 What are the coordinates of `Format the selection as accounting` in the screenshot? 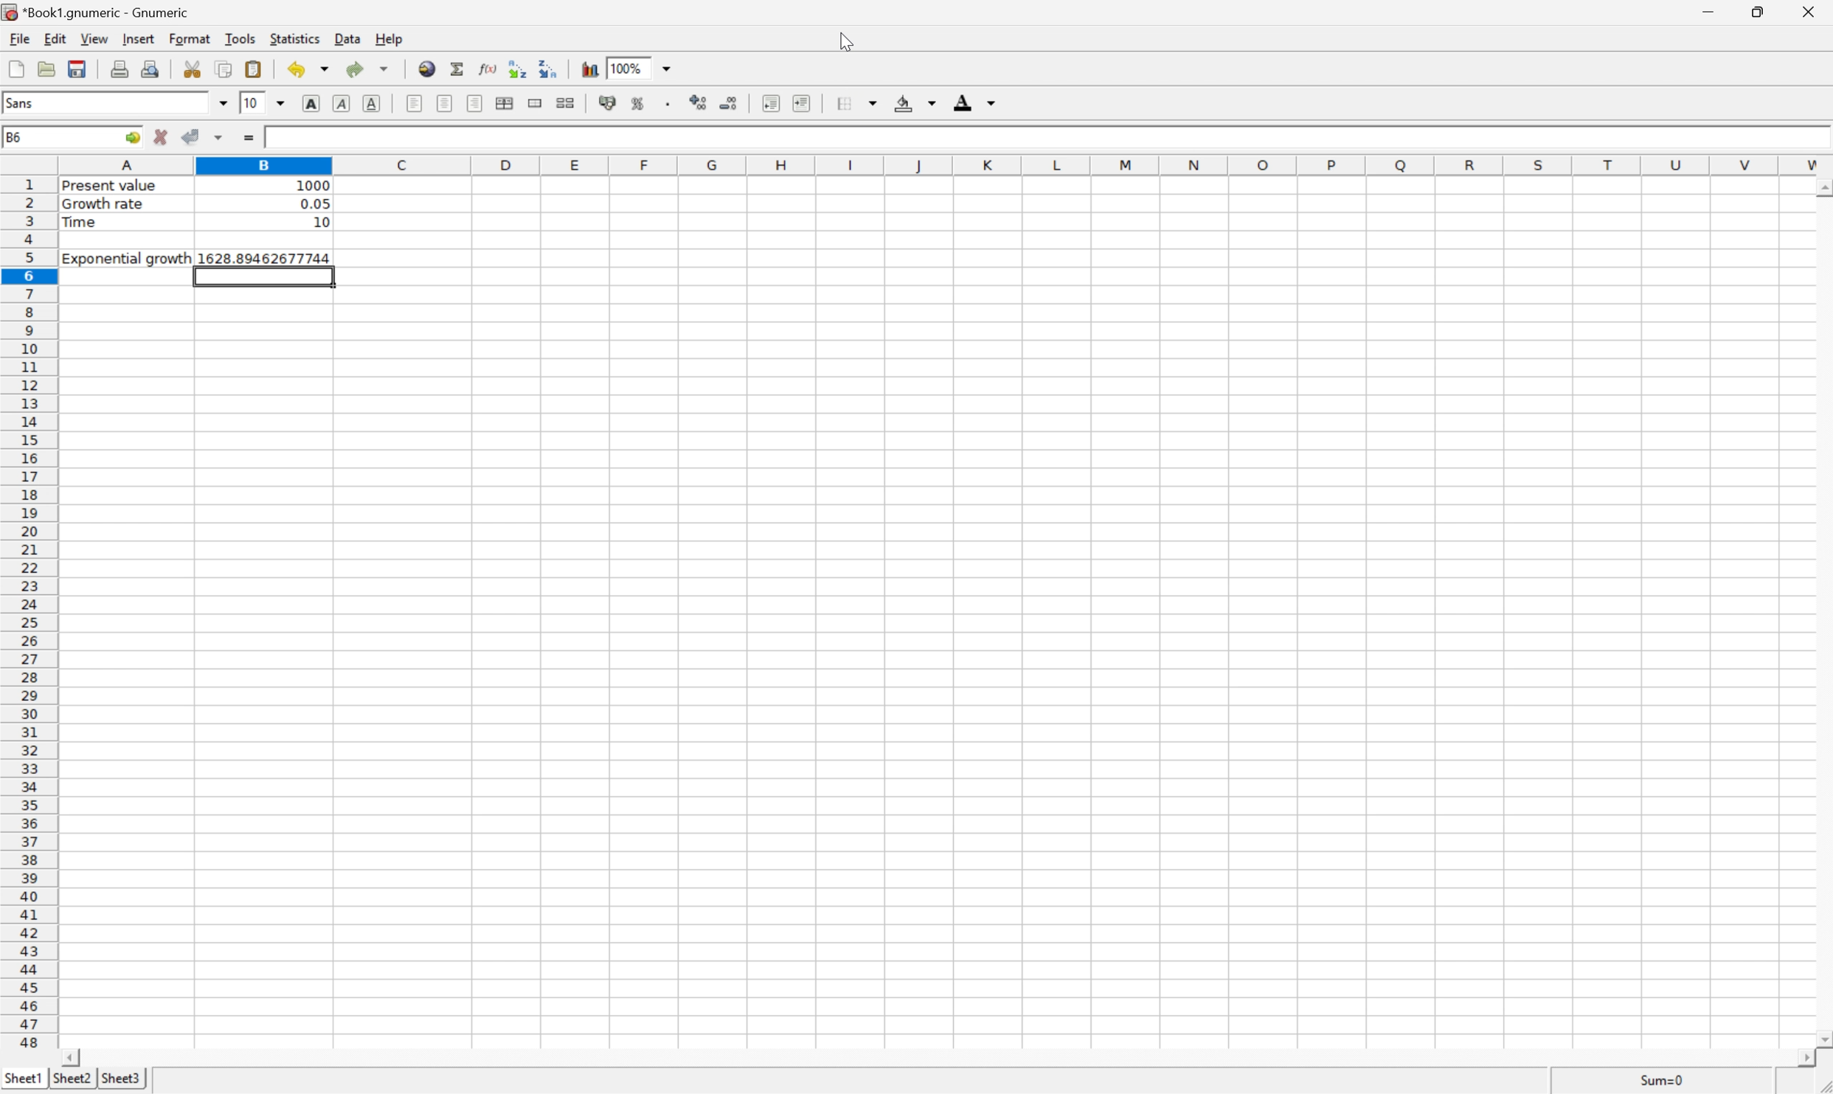 It's located at (609, 102).